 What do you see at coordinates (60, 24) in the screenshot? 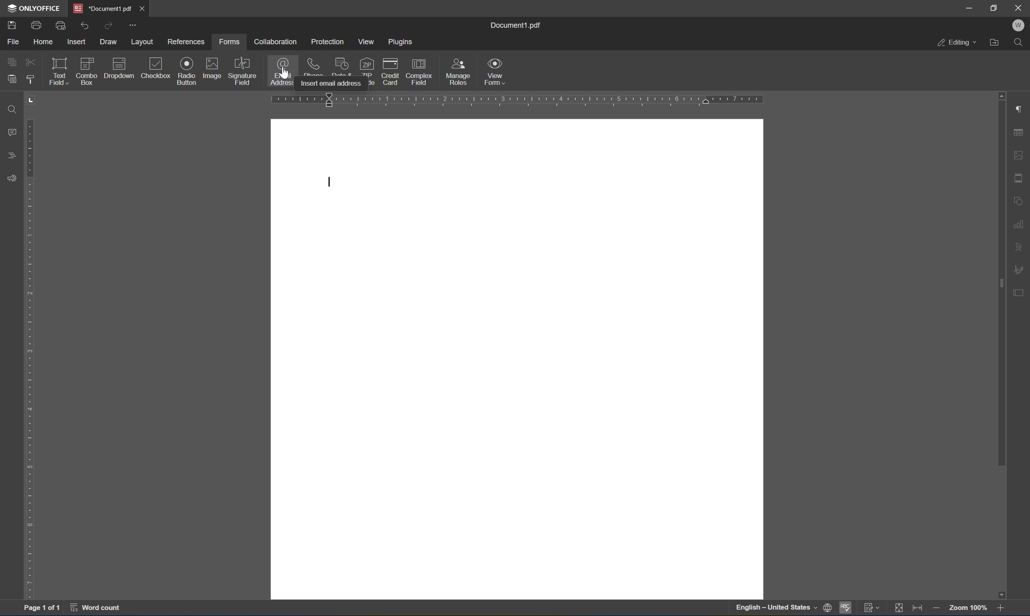
I see `quick print` at bounding box center [60, 24].